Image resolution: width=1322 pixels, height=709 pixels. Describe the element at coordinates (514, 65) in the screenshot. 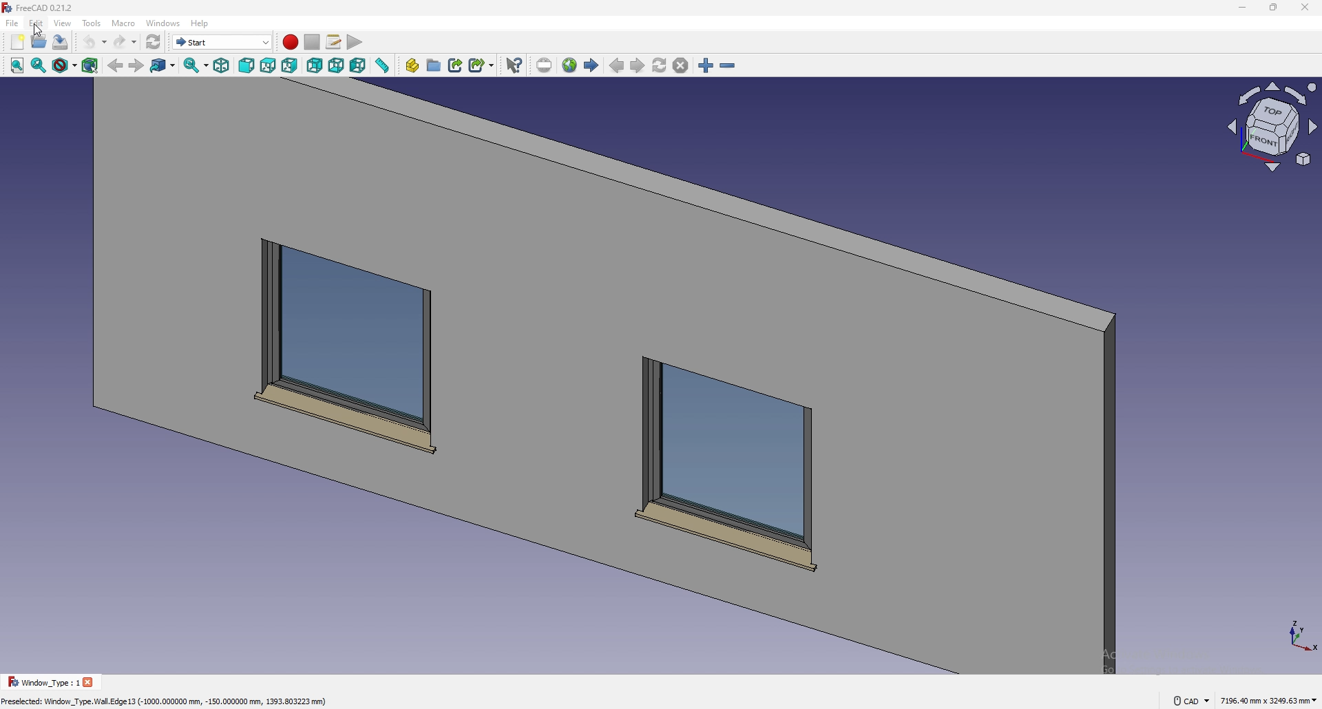

I see `what's this?` at that location.